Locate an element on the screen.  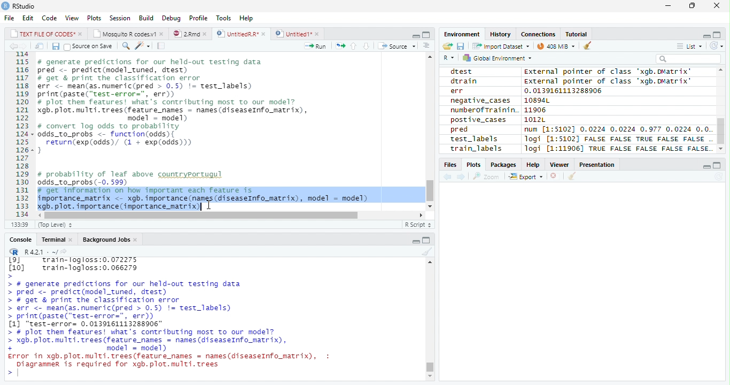
postive_cases is located at coordinates (478, 120).